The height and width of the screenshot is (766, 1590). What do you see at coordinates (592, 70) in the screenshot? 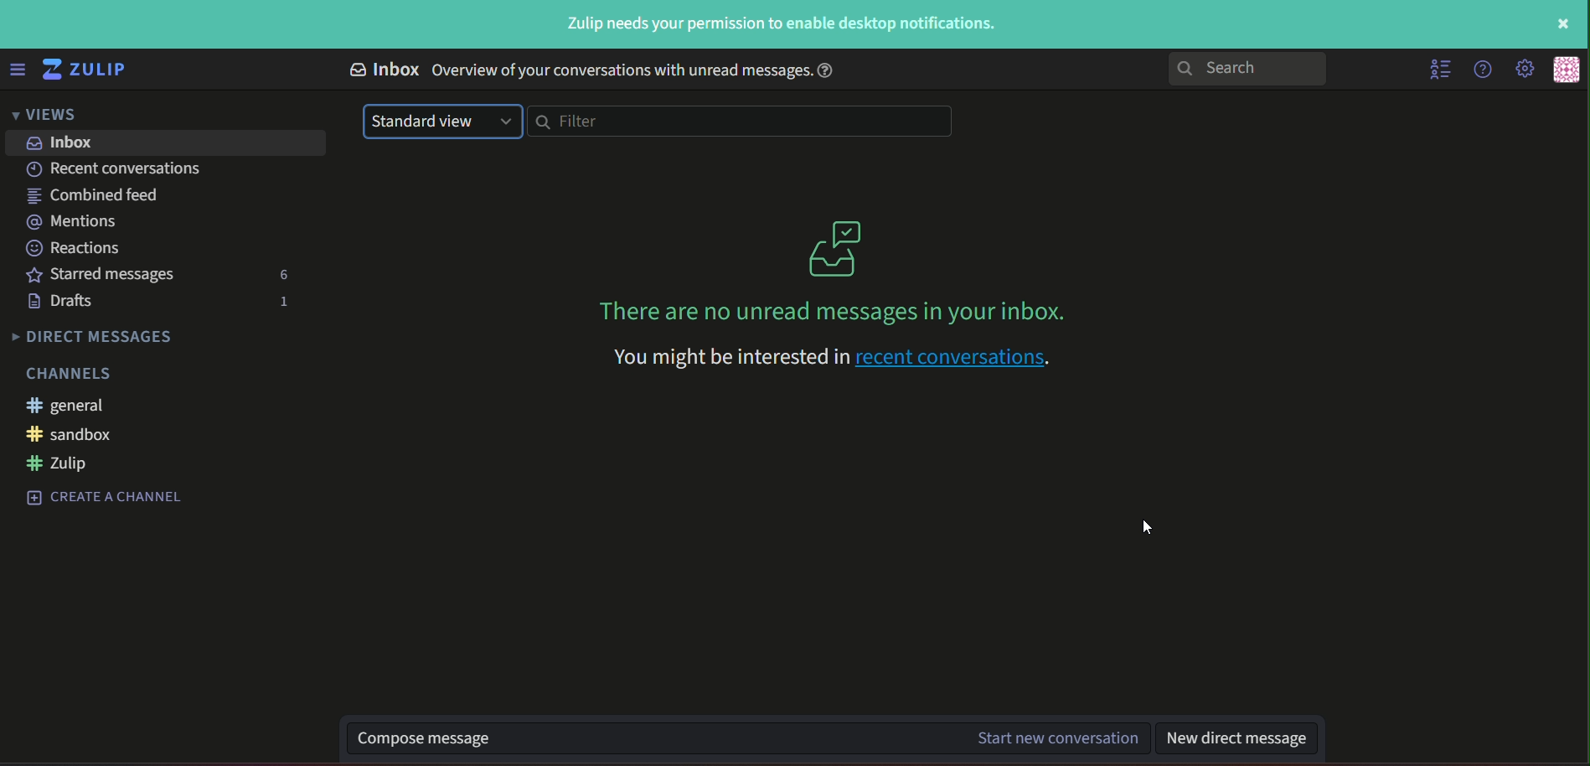
I see `text` at bounding box center [592, 70].